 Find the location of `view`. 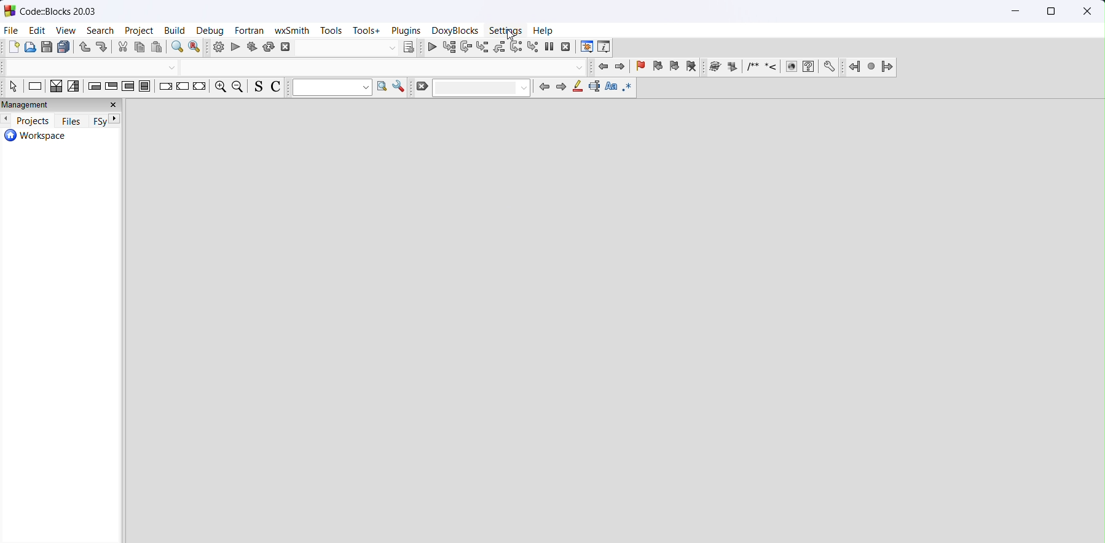

view is located at coordinates (69, 31).